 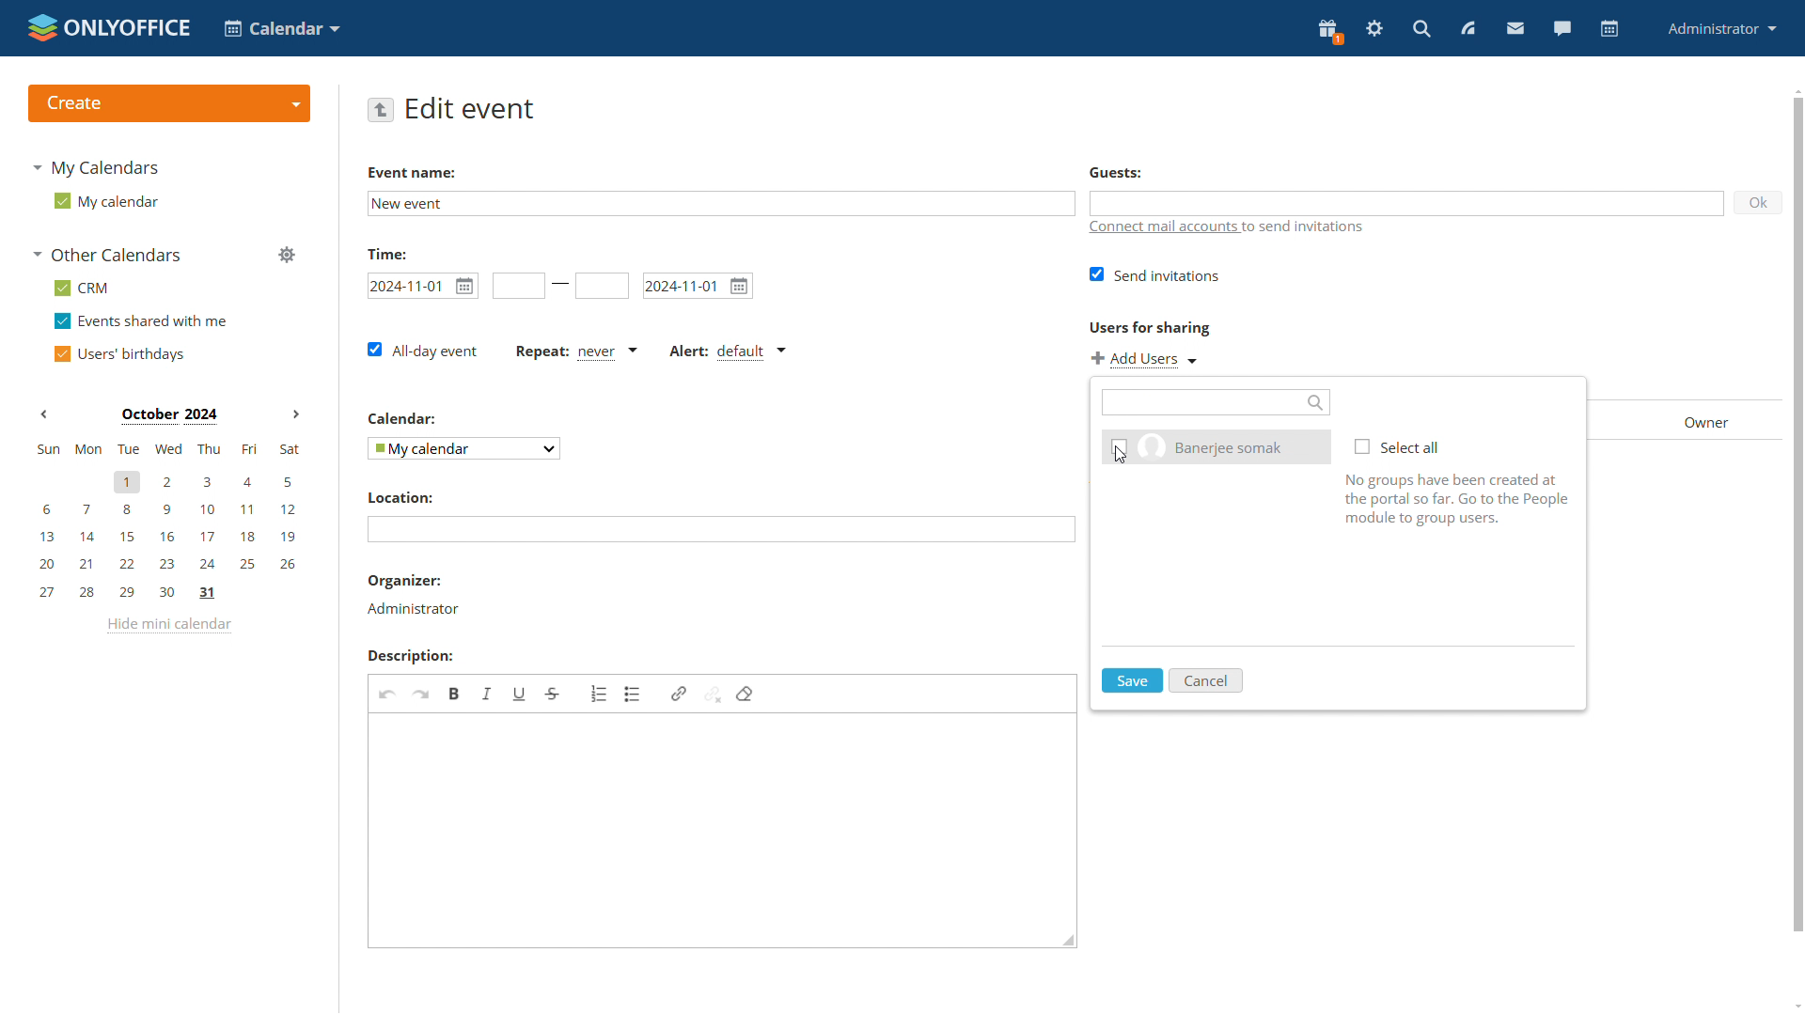 I want to click on select all checkbox, so click(x=1400, y=447).